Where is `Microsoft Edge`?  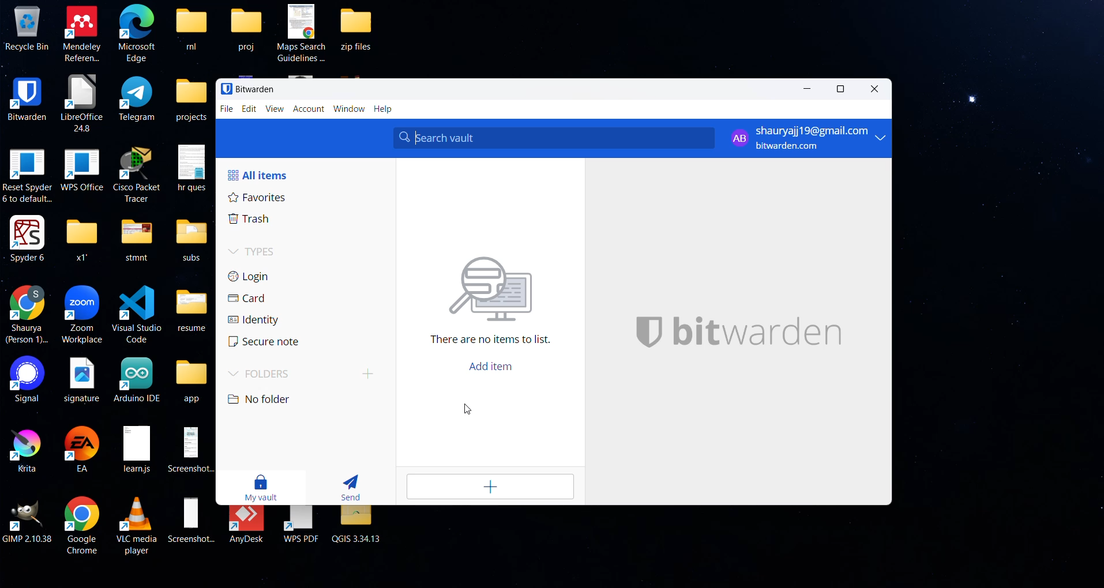
Microsoft Edge is located at coordinates (137, 34).